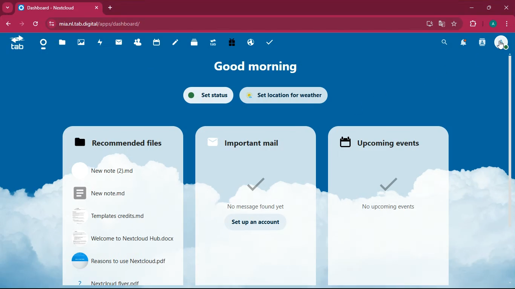  Describe the element at coordinates (166, 23) in the screenshot. I see `url` at that location.